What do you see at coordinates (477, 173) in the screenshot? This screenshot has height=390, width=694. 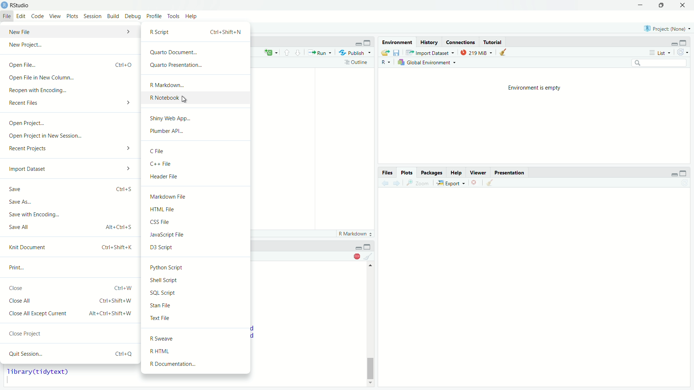 I see `Viewer` at bounding box center [477, 173].